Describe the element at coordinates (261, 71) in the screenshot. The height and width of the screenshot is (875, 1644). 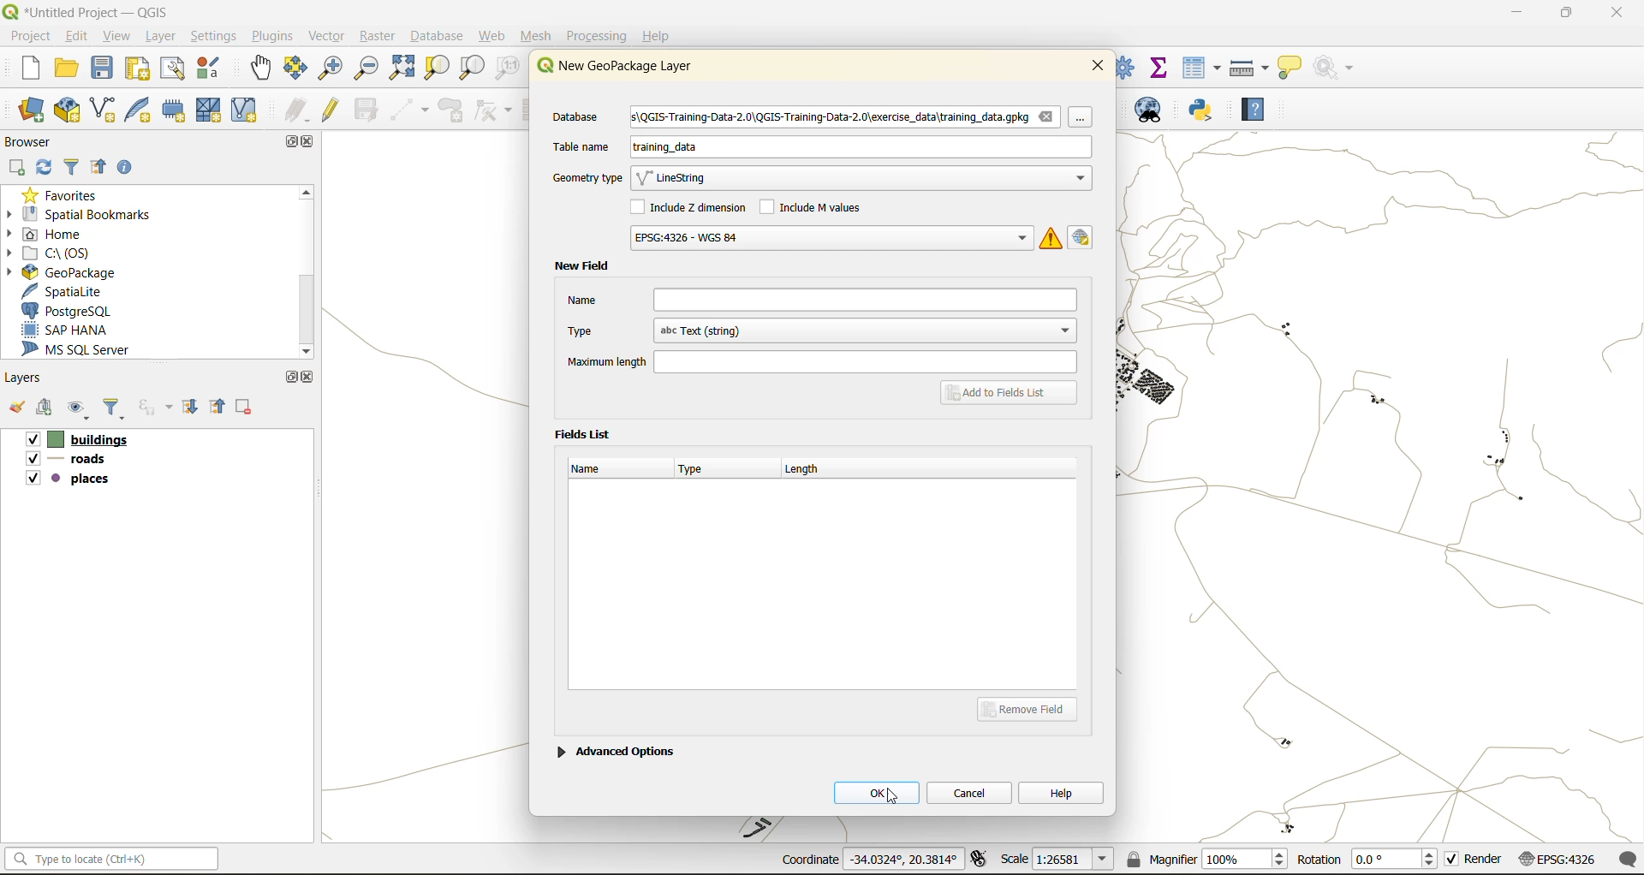
I see `pan map` at that location.